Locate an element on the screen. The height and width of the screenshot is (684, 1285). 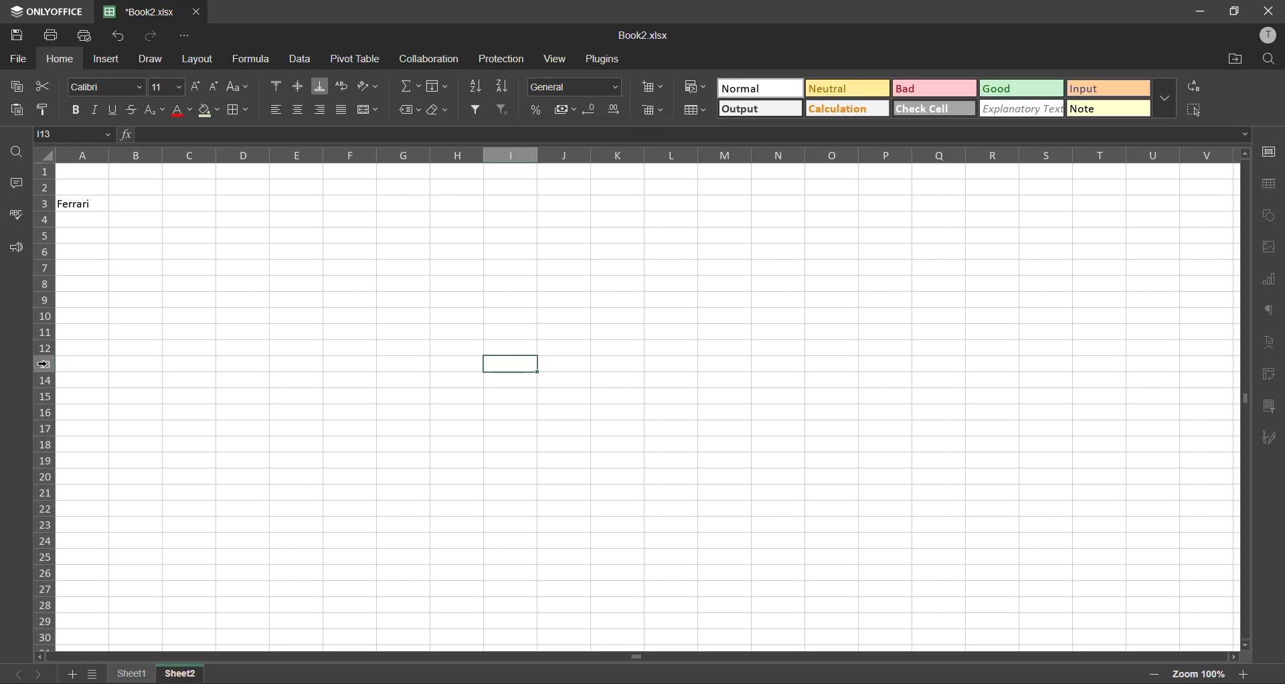
align center is located at coordinates (301, 110).